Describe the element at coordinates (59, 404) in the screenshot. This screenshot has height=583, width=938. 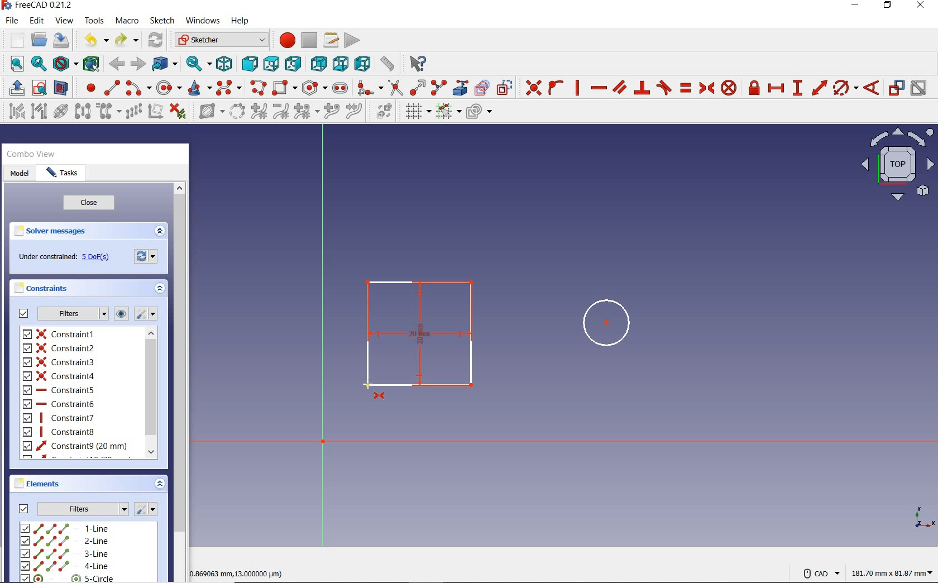
I see `constraint6` at that location.